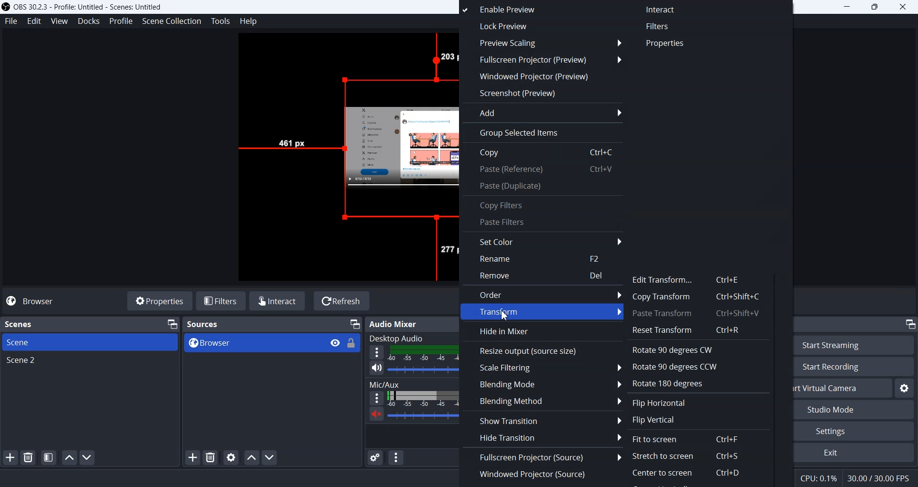  What do you see at coordinates (906, 388) in the screenshot?
I see `Configure virtual camera` at bounding box center [906, 388].